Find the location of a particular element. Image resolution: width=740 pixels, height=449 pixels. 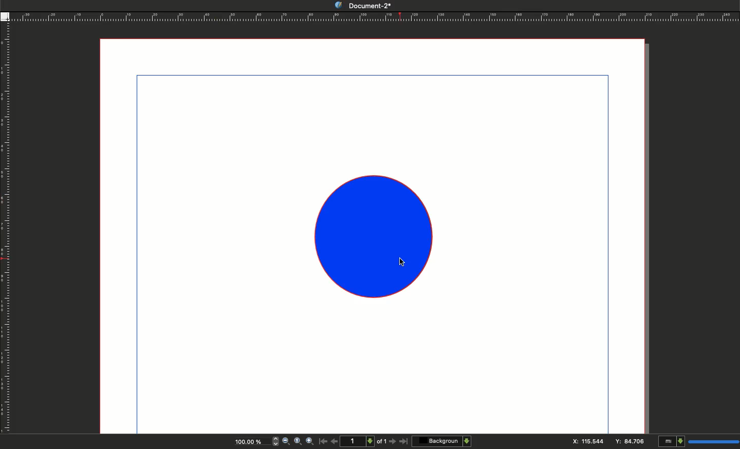

First page is located at coordinates (323, 441).